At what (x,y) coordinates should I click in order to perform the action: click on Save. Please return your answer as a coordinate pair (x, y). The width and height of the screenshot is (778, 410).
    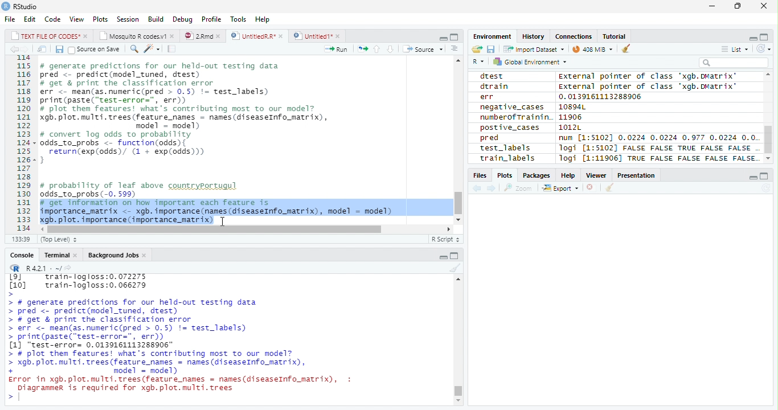
    Looking at the image, I should click on (492, 48).